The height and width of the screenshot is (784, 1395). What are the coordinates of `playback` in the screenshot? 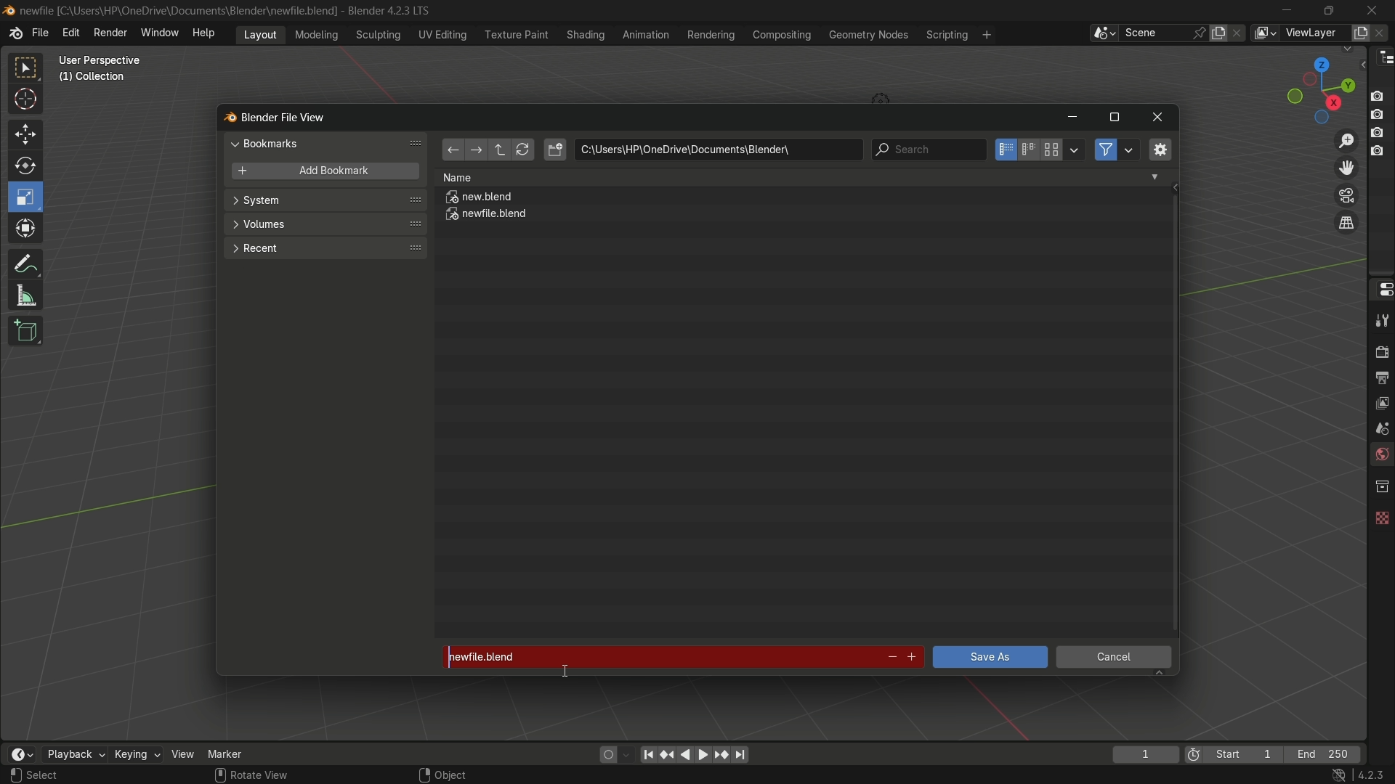 It's located at (73, 754).